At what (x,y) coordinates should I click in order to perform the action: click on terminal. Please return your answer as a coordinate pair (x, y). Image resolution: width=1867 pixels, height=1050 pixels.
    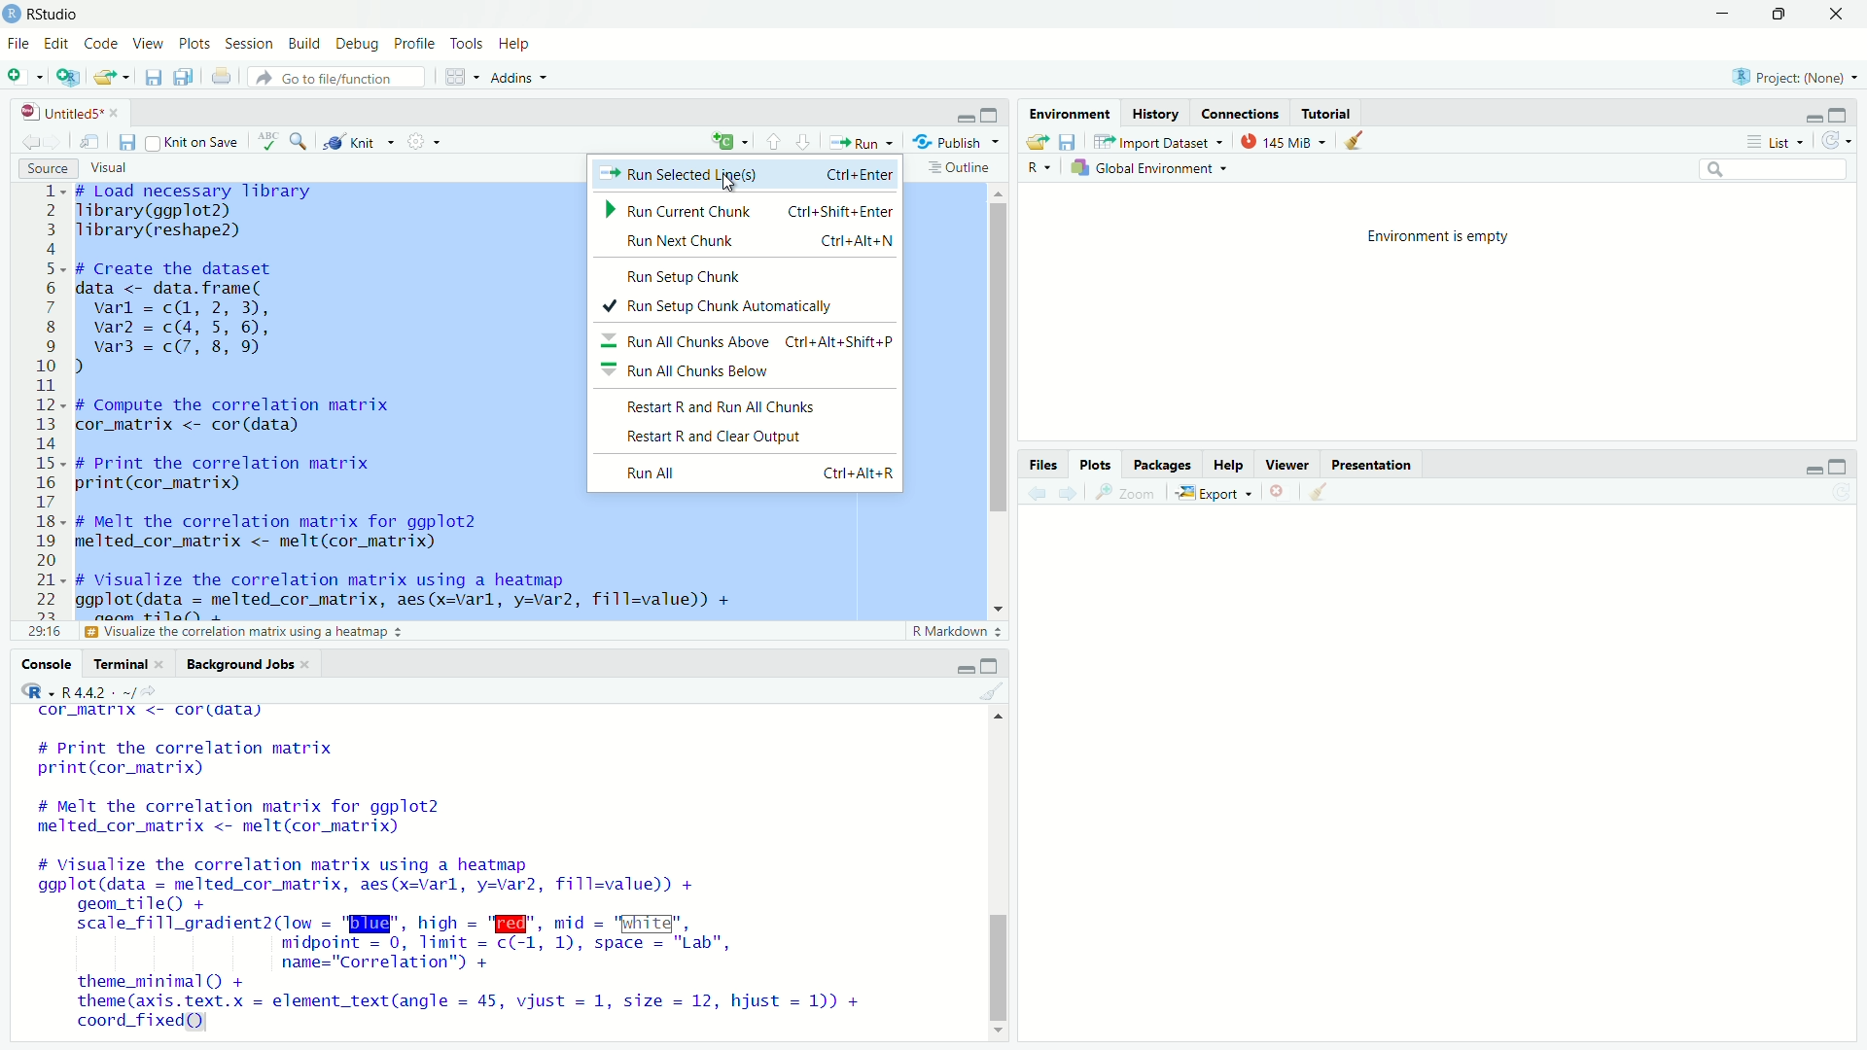
    Looking at the image, I should click on (131, 664).